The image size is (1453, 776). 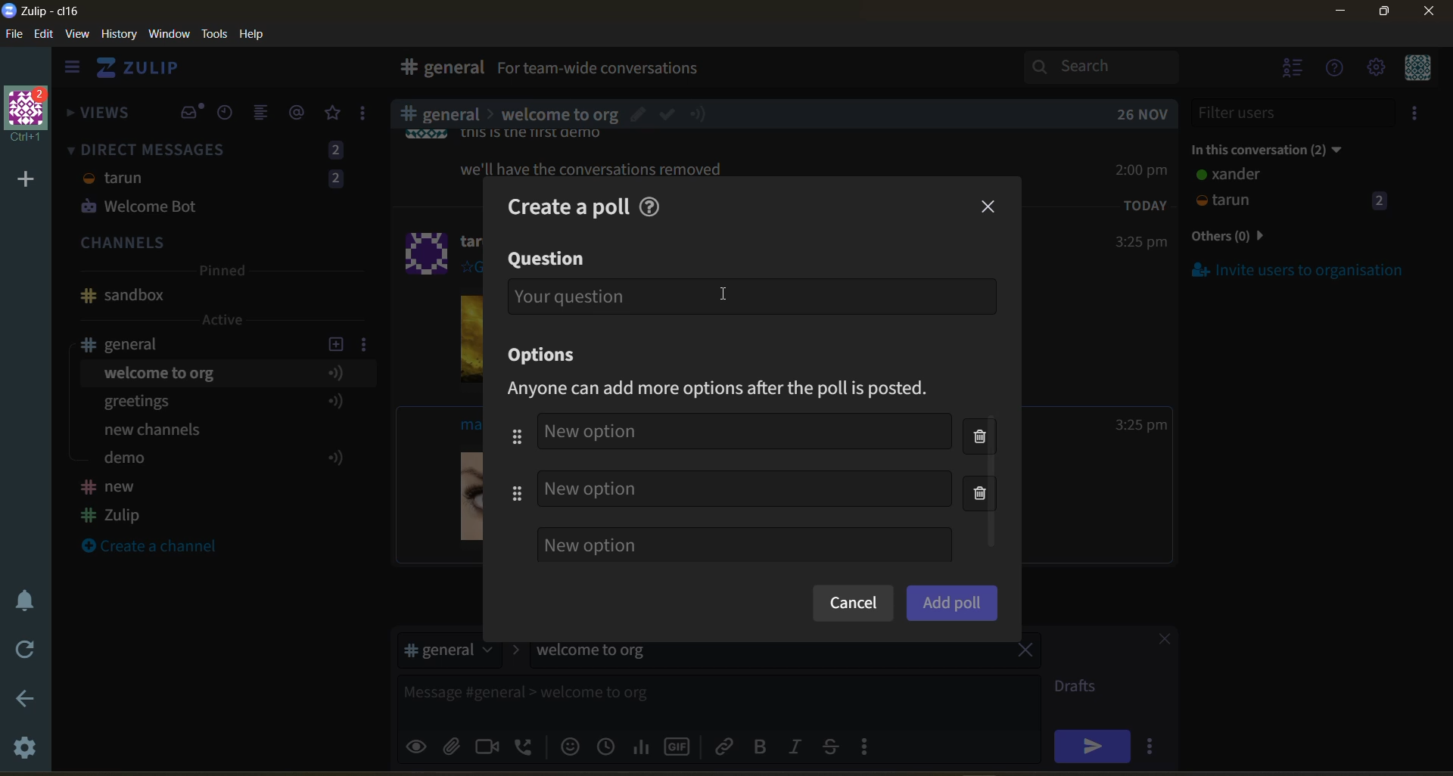 What do you see at coordinates (1252, 237) in the screenshot?
I see `others` at bounding box center [1252, 237].